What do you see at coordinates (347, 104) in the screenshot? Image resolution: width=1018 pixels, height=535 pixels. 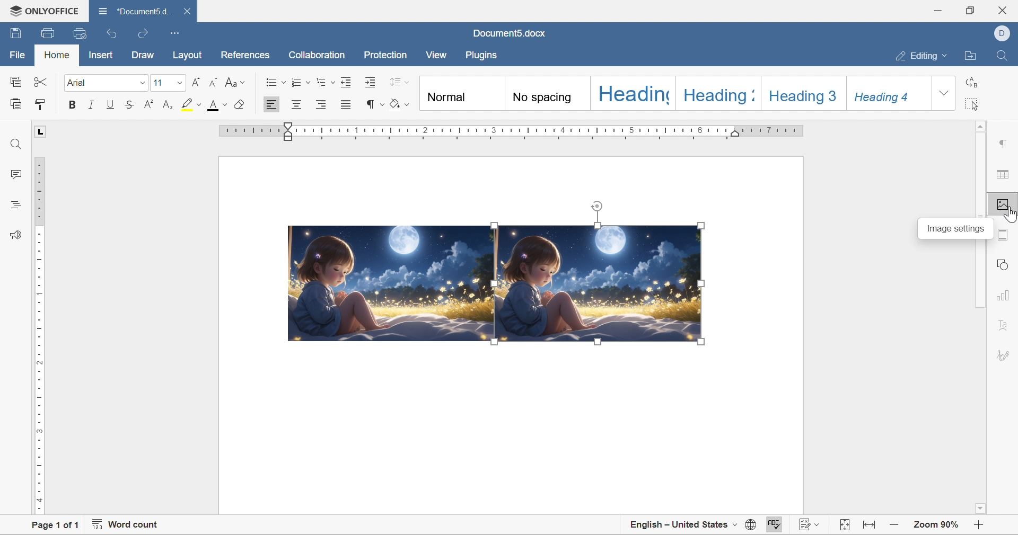 I see `justified` at bounding box center [347, 104].